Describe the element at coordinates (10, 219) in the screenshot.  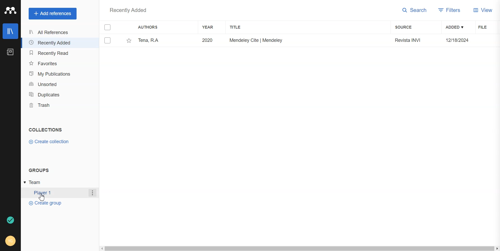
I see `Auto Sync` at that location.